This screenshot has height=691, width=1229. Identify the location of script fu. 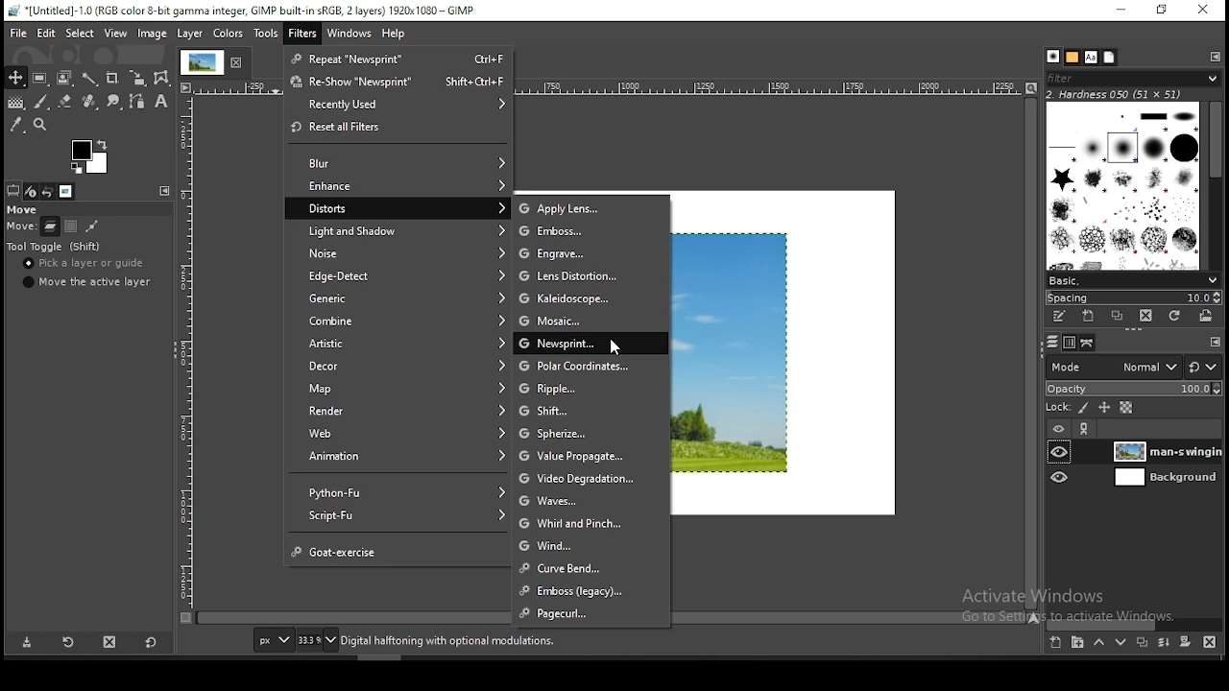
(398, 515).